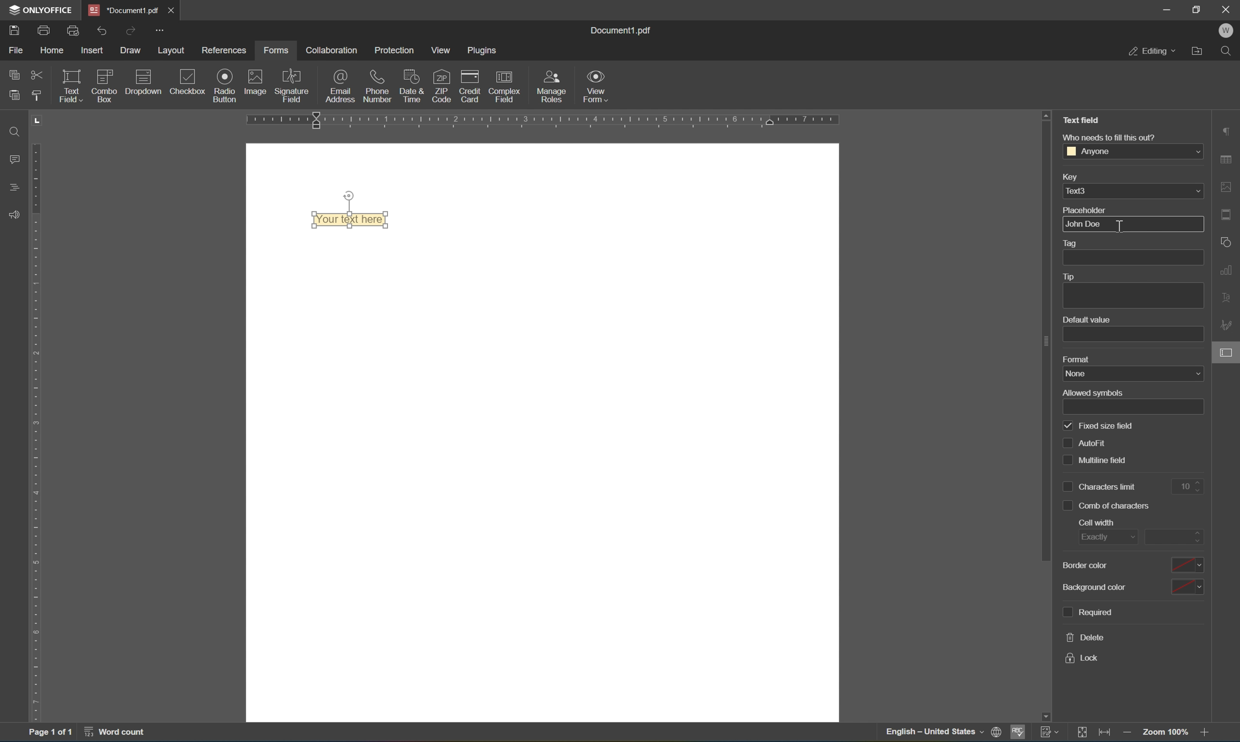 This screenshot has height=742, width=1240. What do you see at coordinates (15, 49) in the screenshot?
I see `file` at bounding box center [15, 49].